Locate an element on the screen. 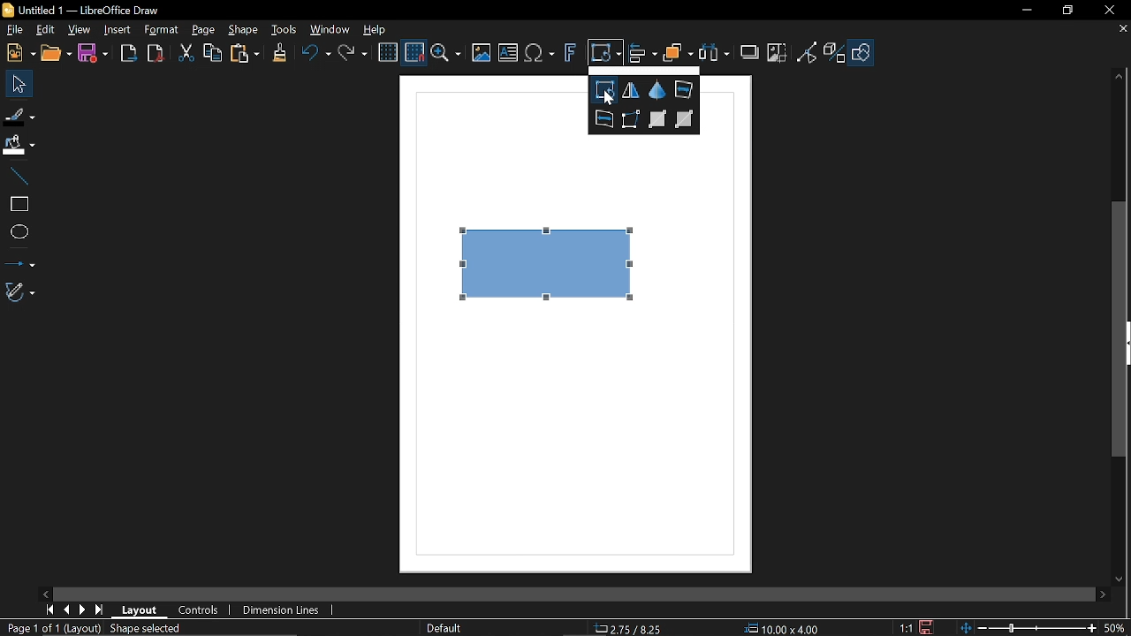 This screenshot has height=636, width=1131. Shape selected is located at coordinates (161, 628).